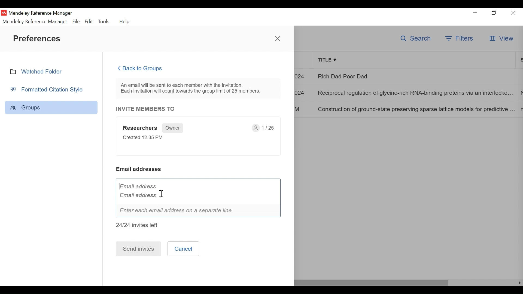 This screenshot has height=294, width=523. Describe the element at coordinates (501, 38) in the screenshot. I see `View` at that location.